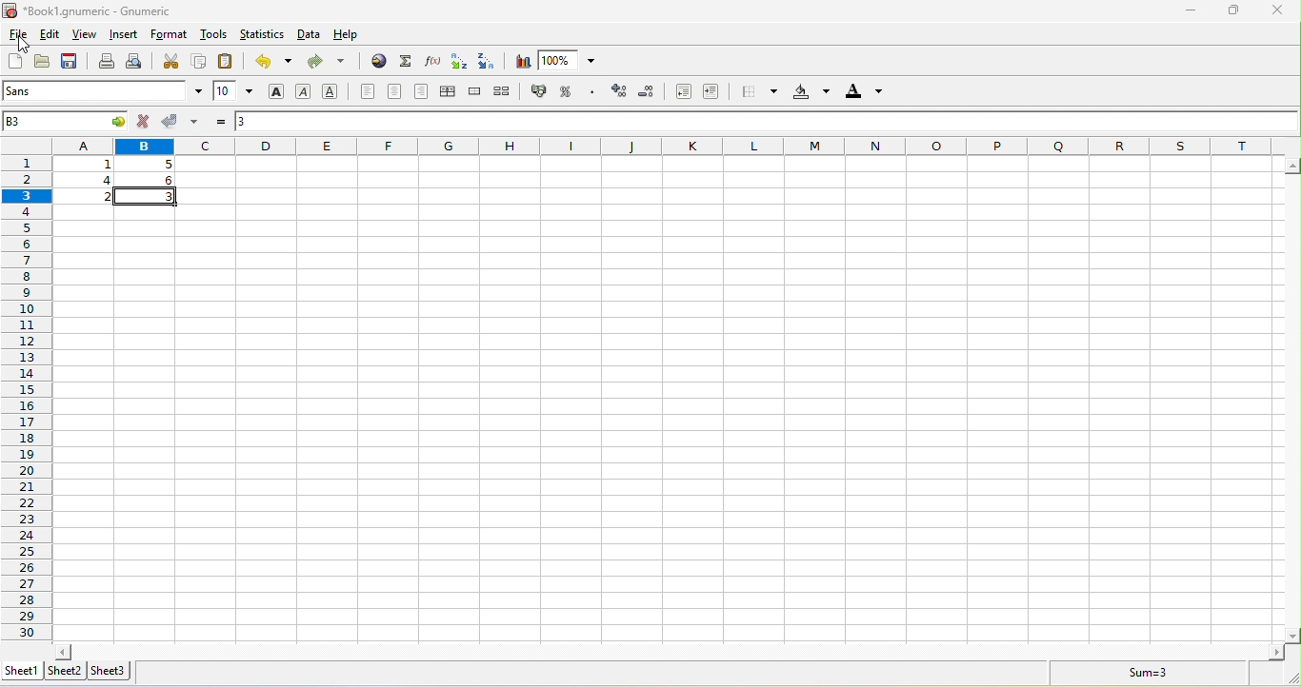  I want to click on column headings, so click(675, 145).